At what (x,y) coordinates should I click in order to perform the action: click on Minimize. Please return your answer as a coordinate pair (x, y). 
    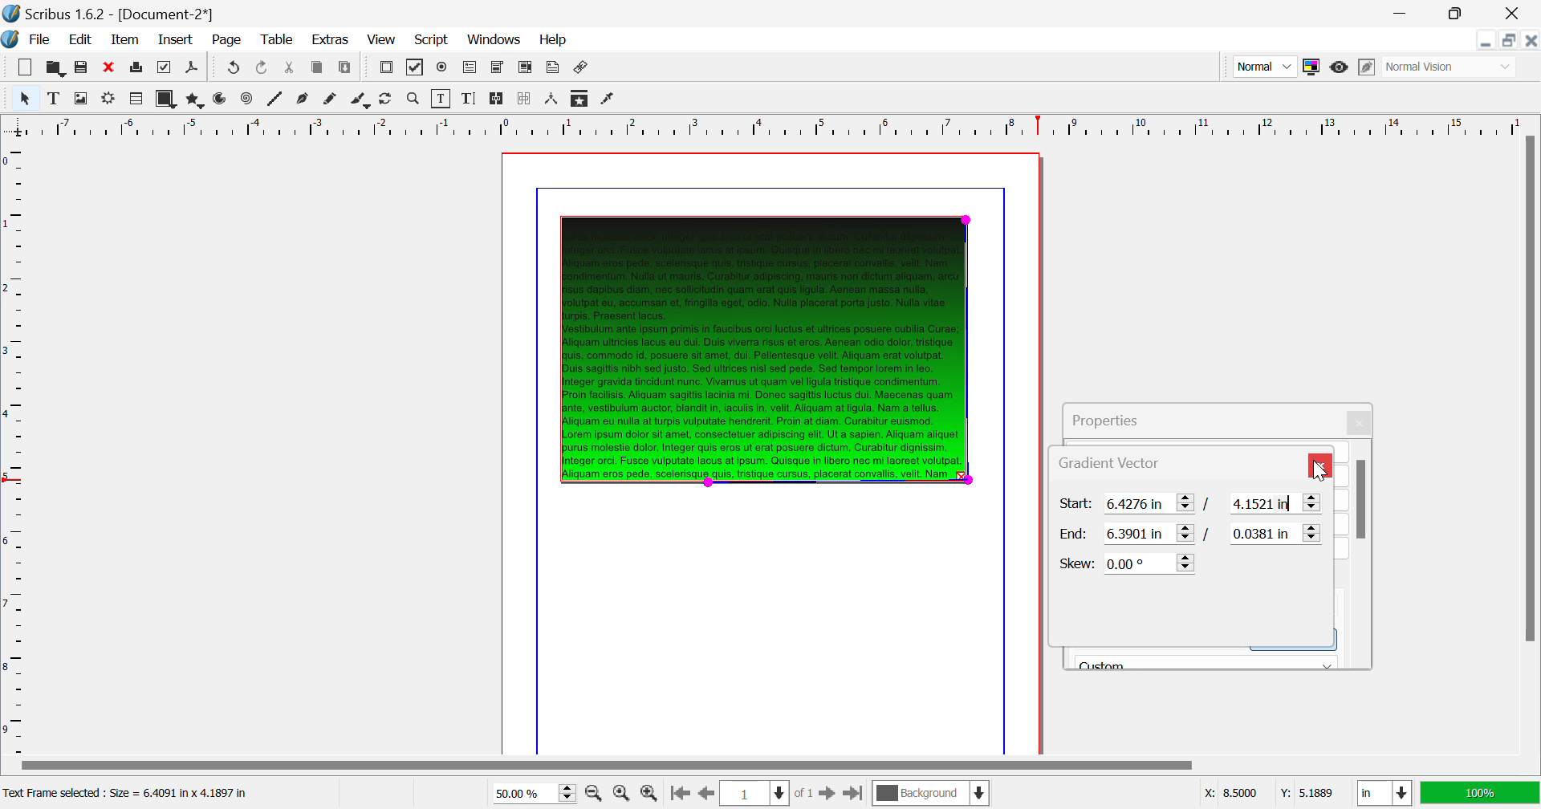
    Looking at the image, I should click on (1511, 40).